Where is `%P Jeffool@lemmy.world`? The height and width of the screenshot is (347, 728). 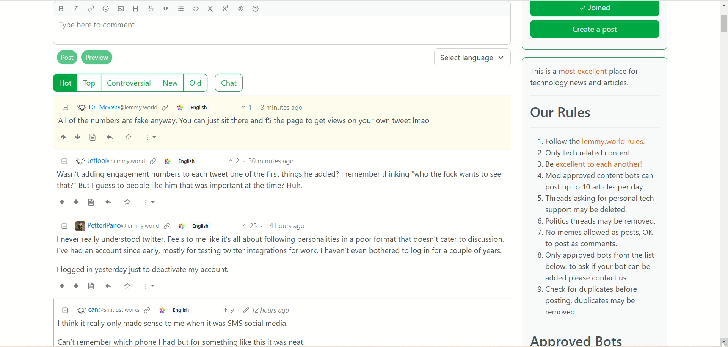
%P Jeffool@lemmy.world is located at coordinates (110, 161).